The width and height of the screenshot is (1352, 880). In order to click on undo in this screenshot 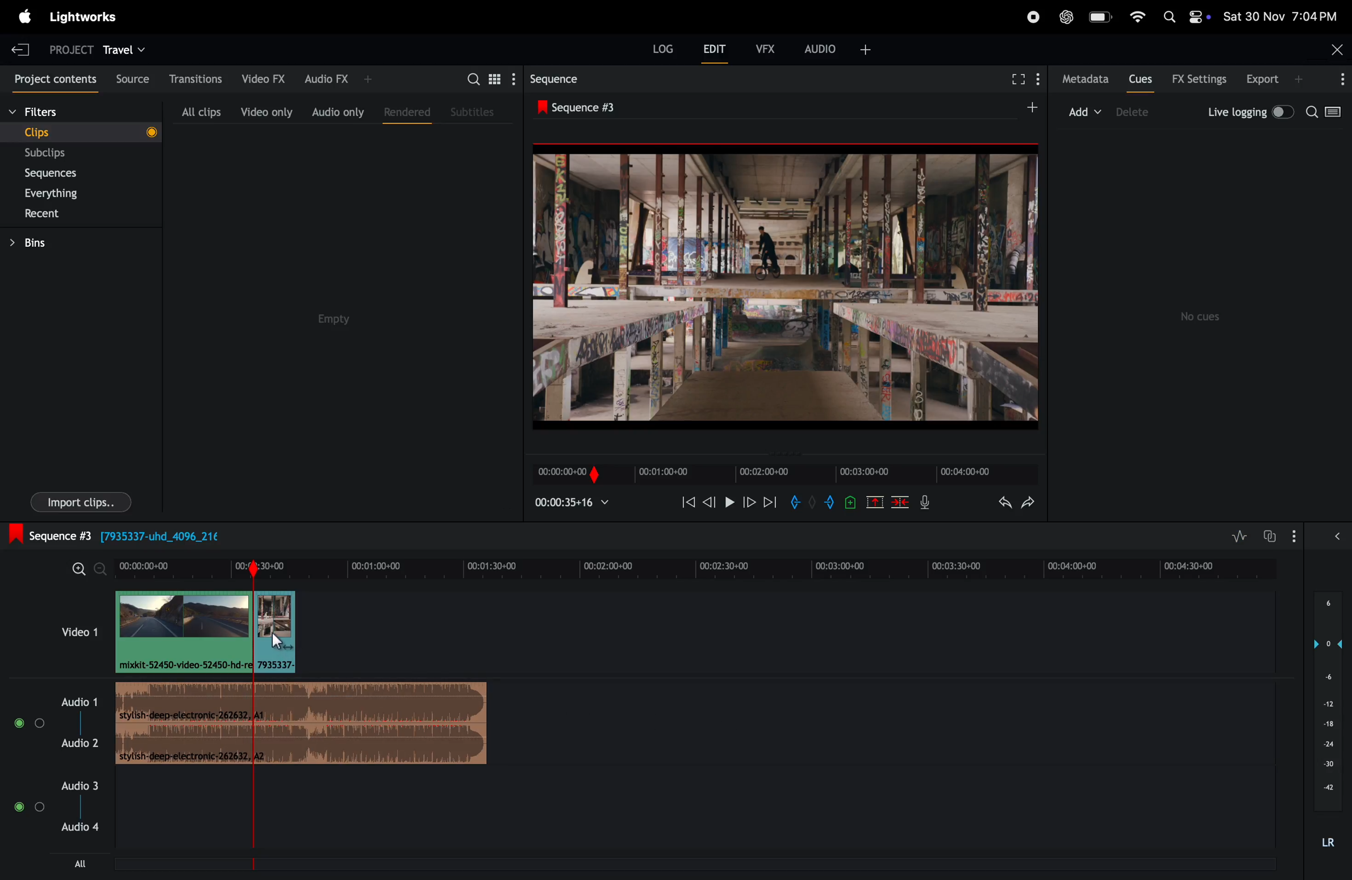, I will do `click(996, 501)`.